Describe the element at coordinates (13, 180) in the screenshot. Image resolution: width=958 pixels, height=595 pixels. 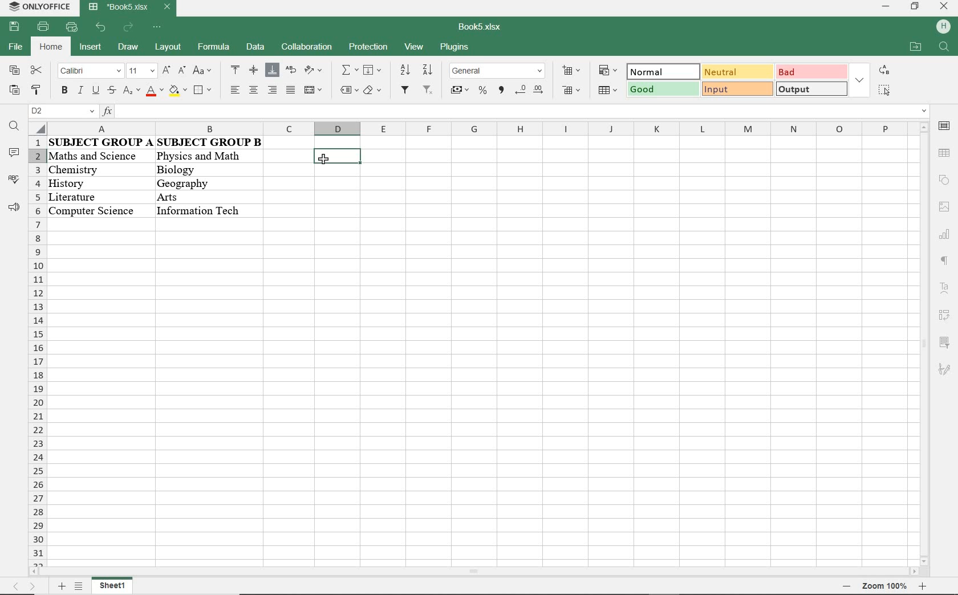
I see `spell checking` at that location.